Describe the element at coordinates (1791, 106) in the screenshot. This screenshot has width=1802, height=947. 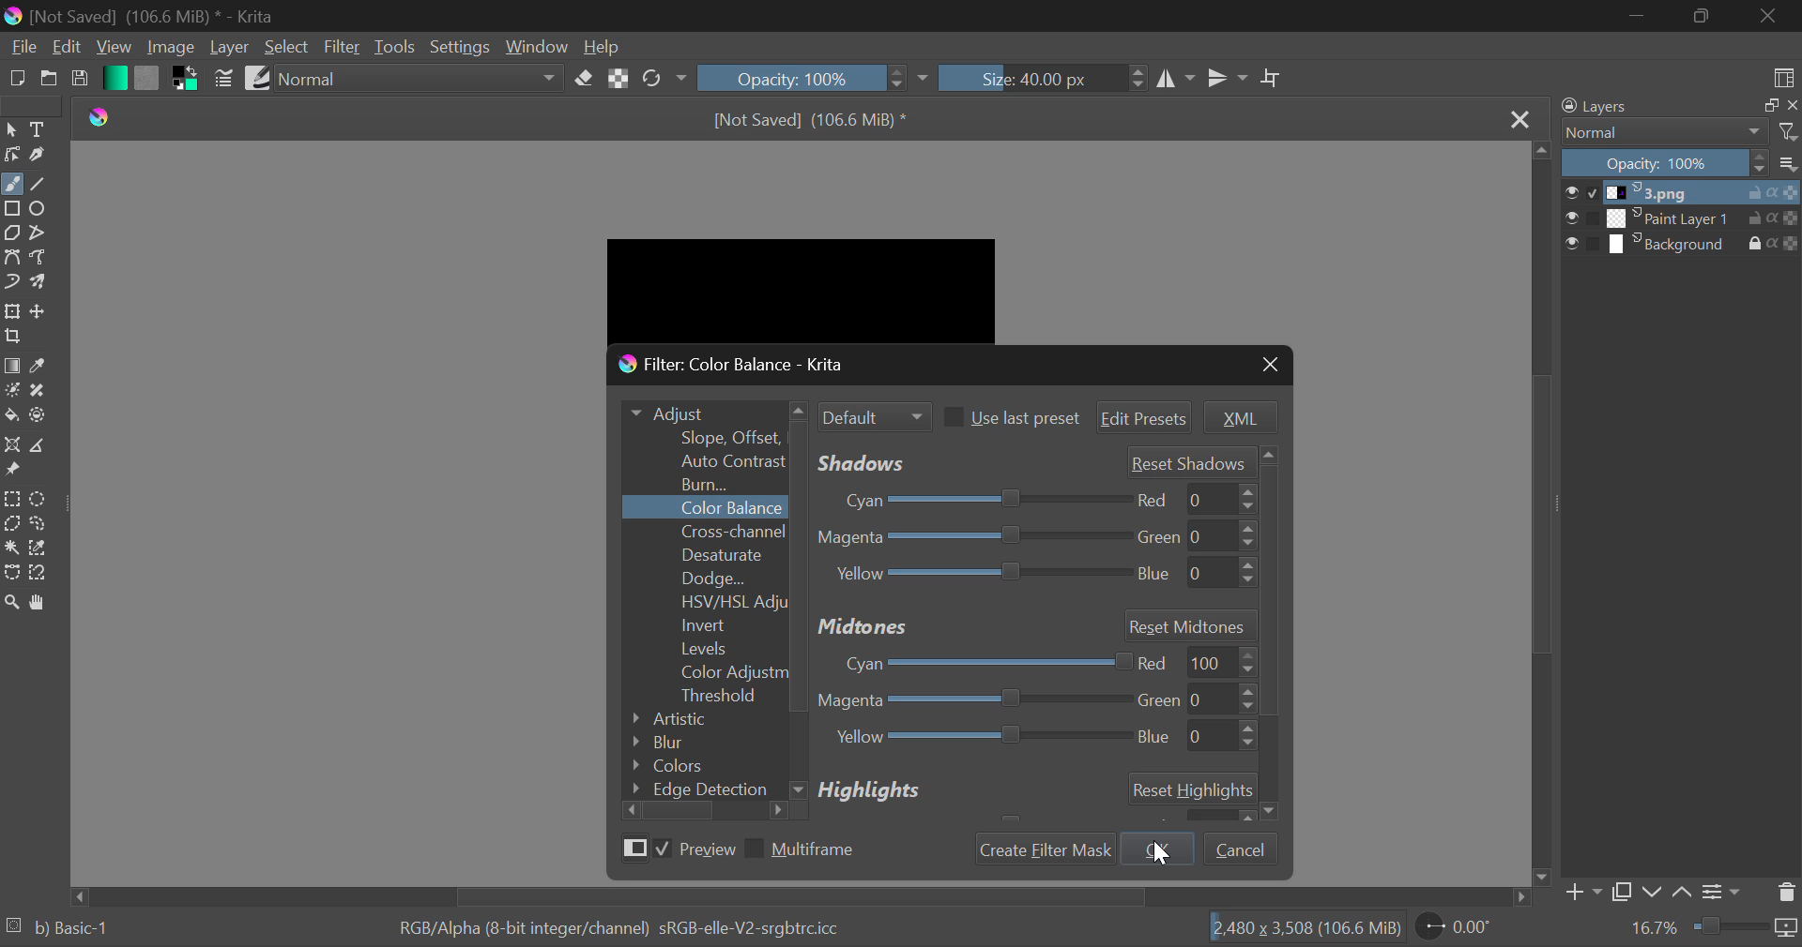
I see `close` at that location.